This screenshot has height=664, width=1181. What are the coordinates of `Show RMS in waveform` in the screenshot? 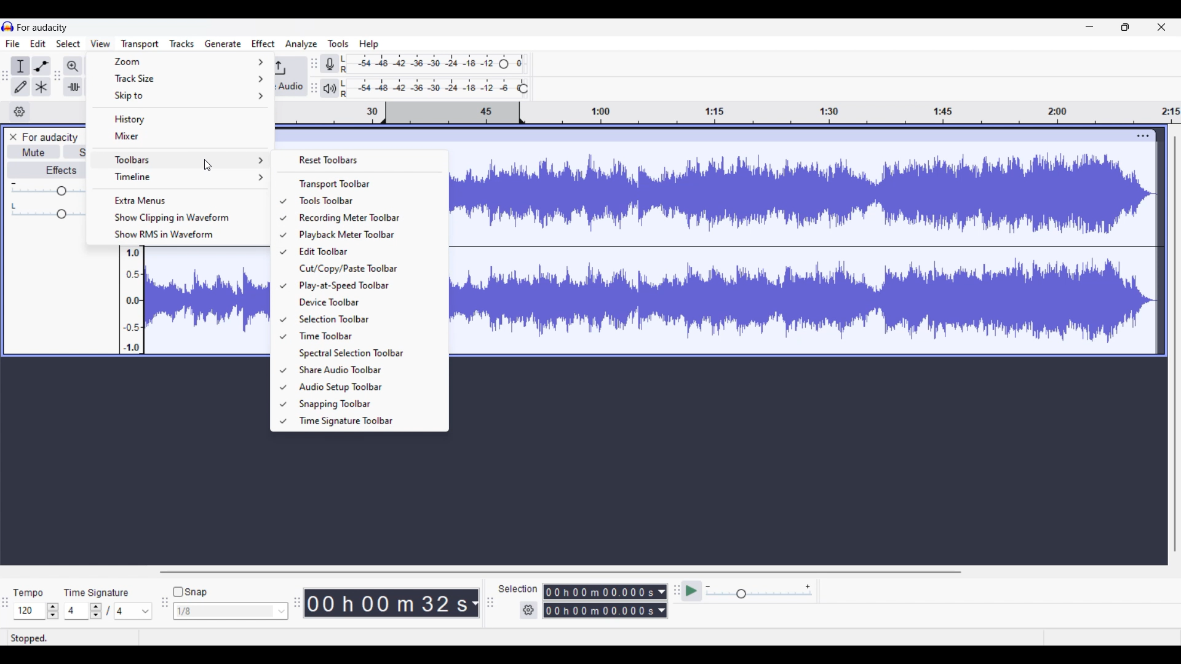 It's located at (178, 235).